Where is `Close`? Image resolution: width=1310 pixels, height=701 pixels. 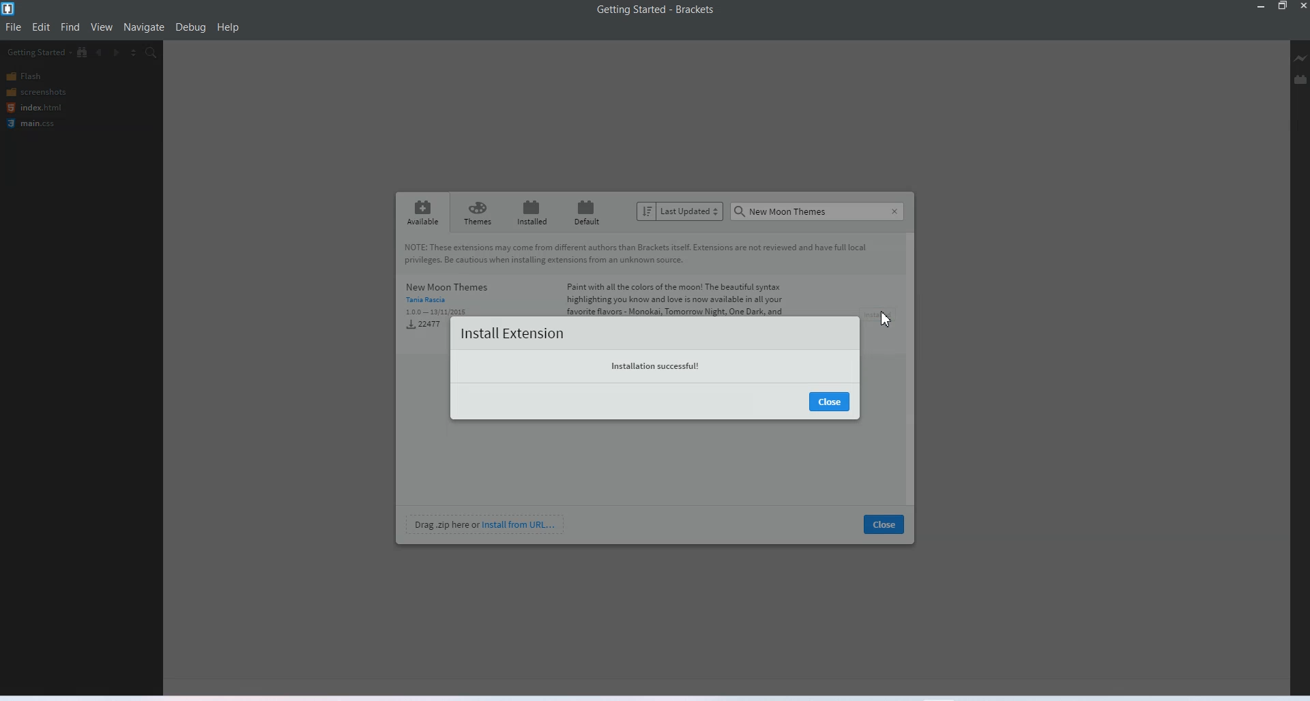
Close is located at coordinates (894, 211).